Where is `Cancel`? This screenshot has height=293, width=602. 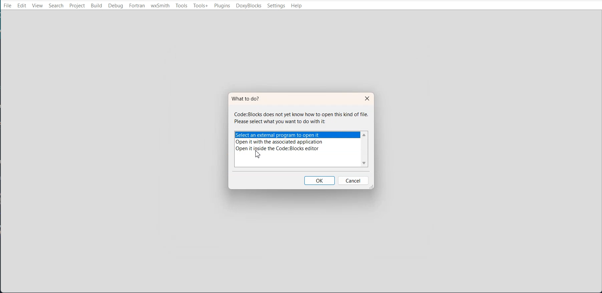
Cancel is located at coordinates (354, 181).